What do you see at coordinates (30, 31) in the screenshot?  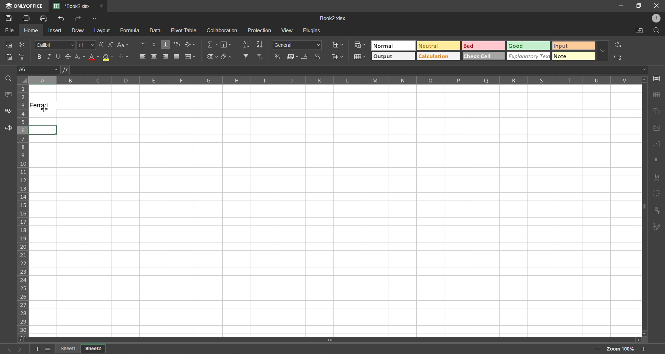 I see `home` at bounding box center [30, 31].